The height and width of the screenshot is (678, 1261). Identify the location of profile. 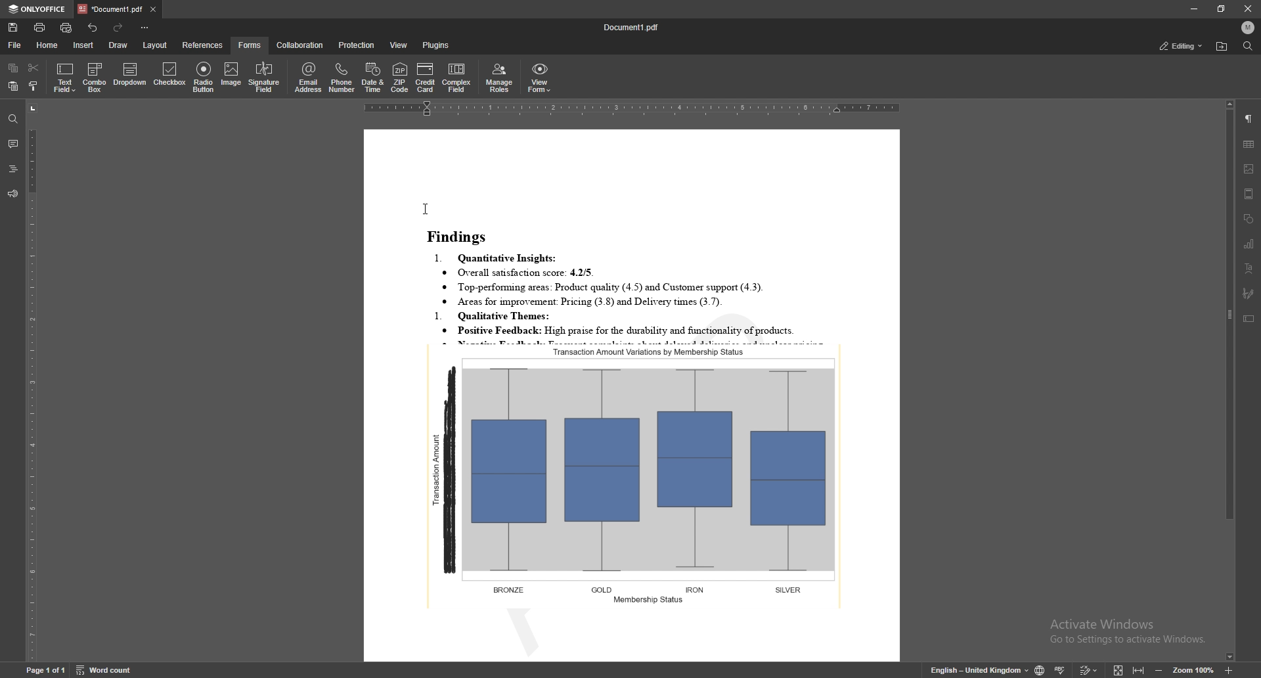
(1248, 28).